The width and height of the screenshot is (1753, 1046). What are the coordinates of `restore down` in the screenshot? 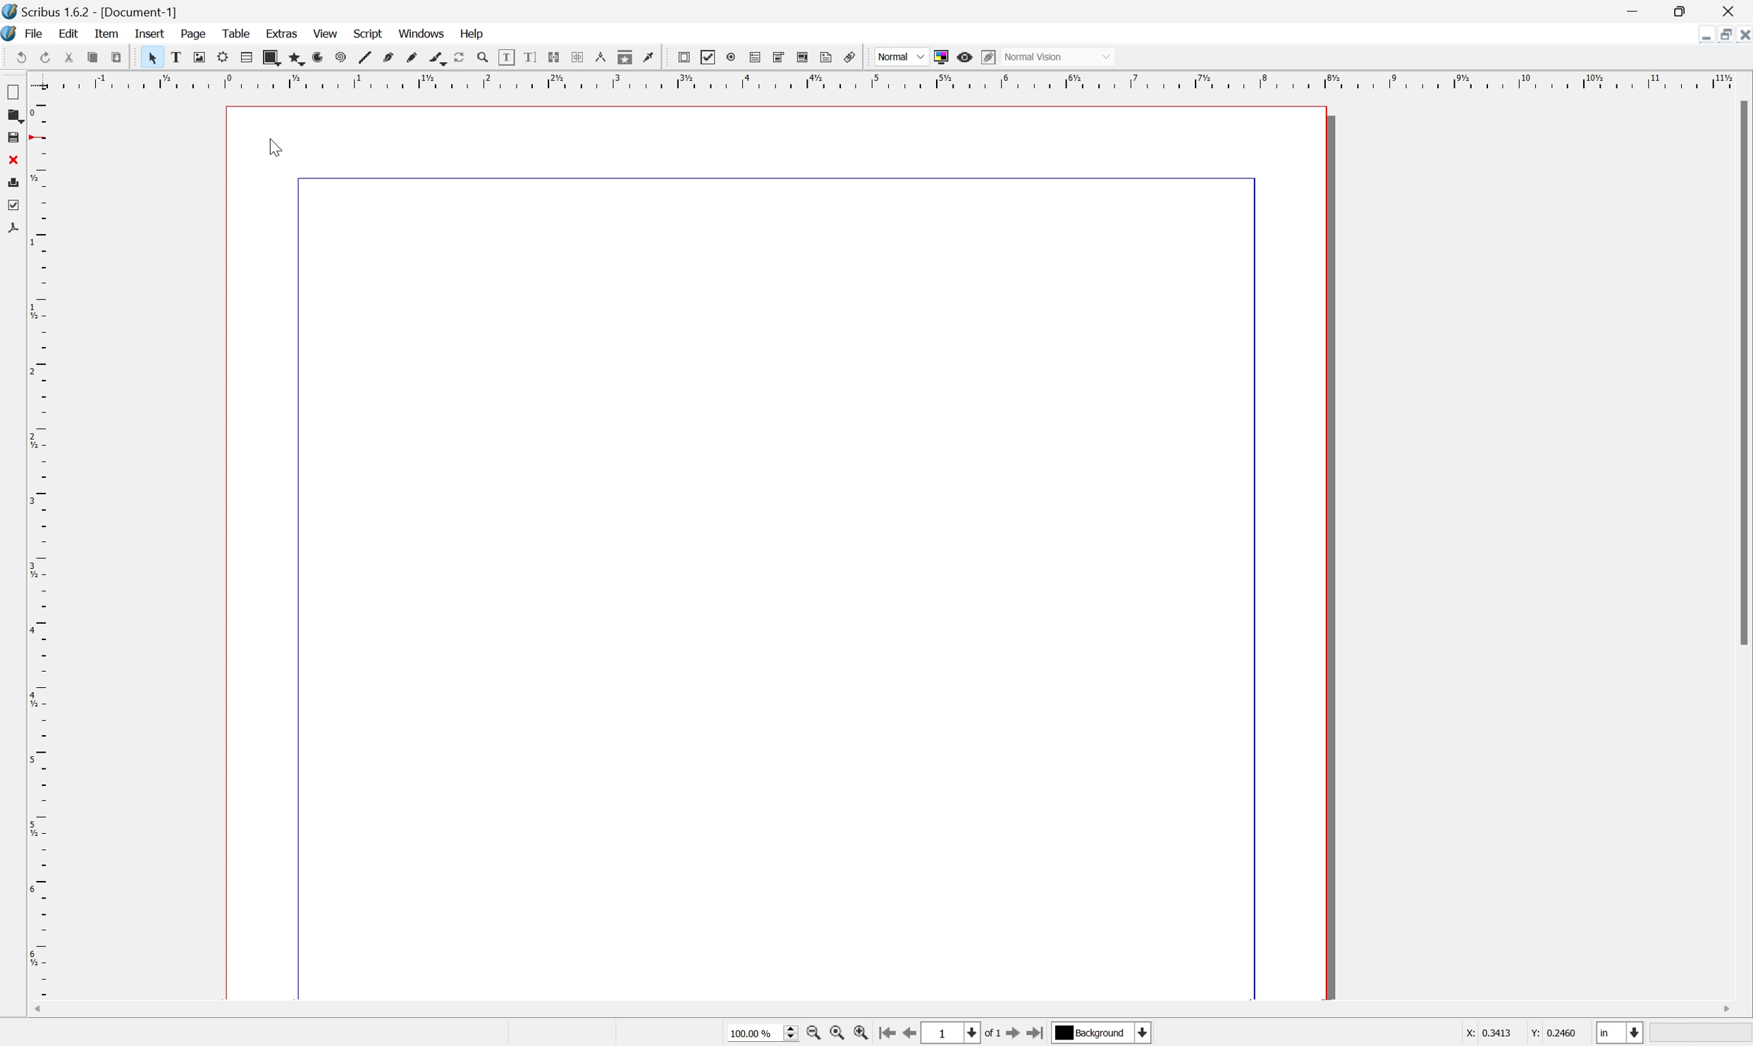 It's located at (1682, 11).